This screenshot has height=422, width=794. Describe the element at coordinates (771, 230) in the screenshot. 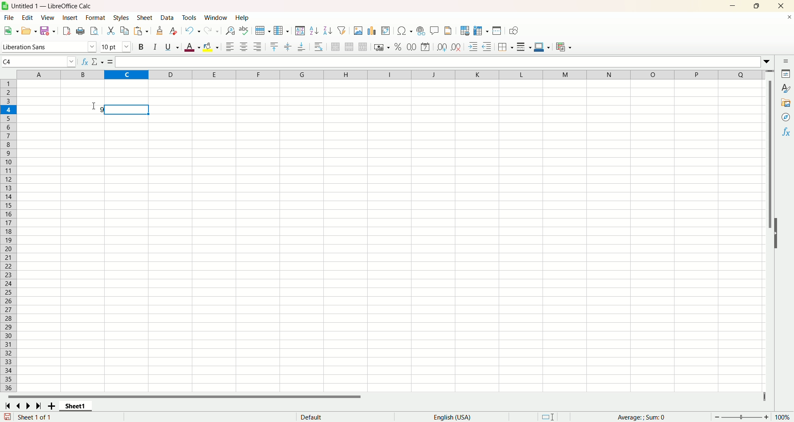

I see `vertical scroll bar` at that location.